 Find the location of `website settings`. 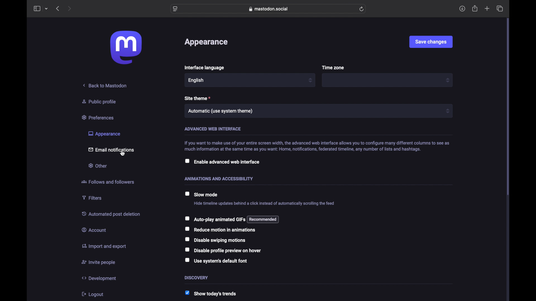

website settings is located at coordinates (175, 9).